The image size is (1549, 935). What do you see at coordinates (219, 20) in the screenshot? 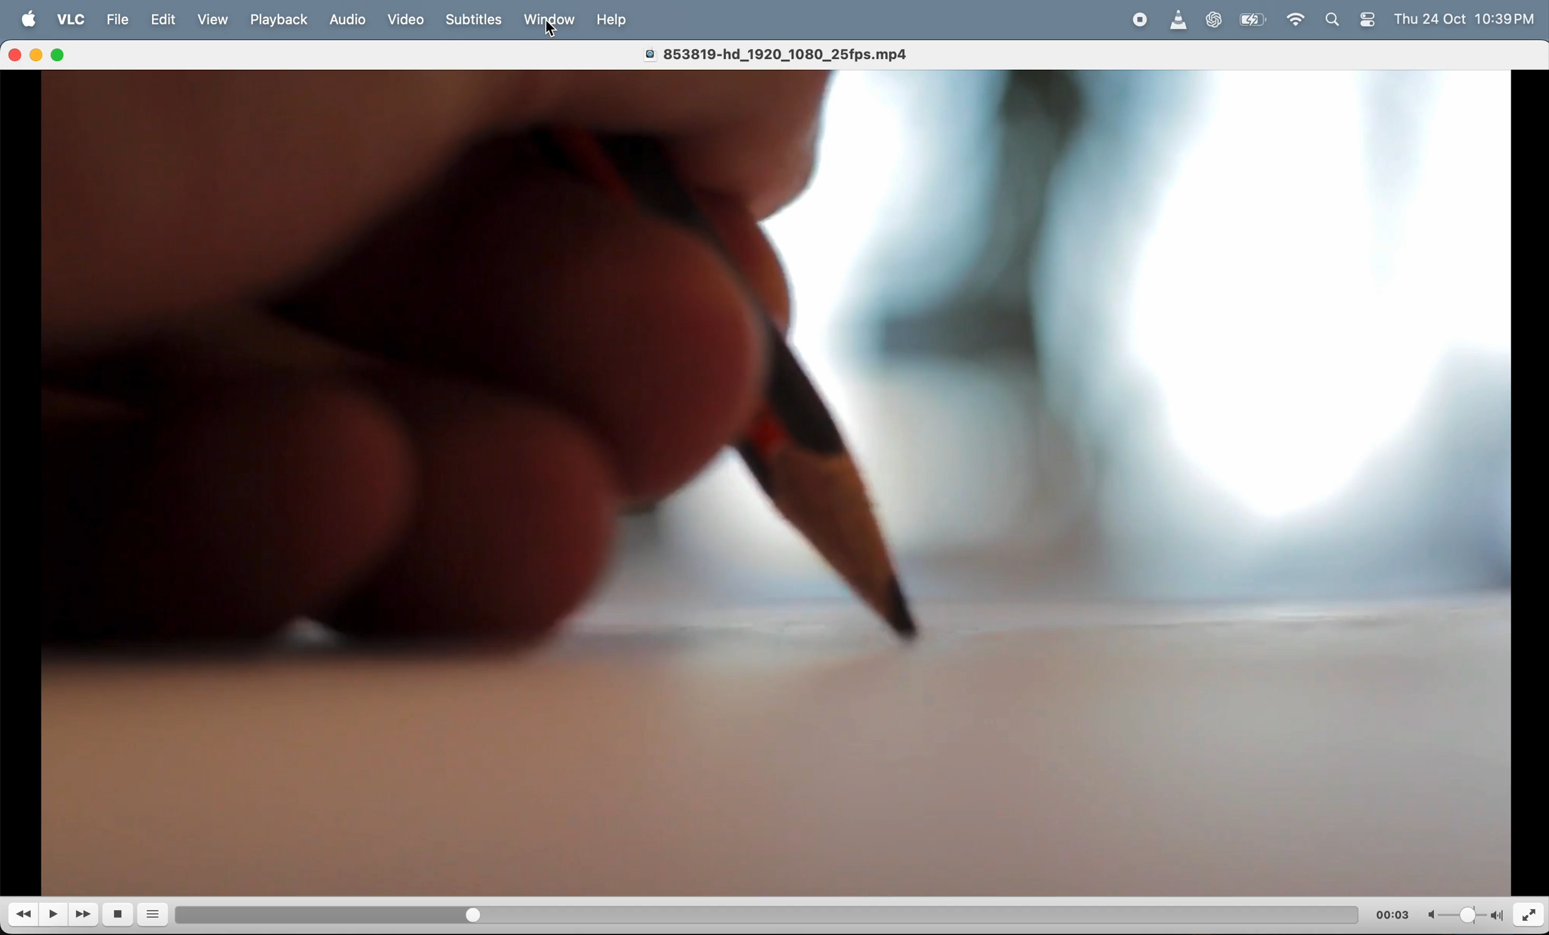
I see `view` at bounding box center [219, 20].